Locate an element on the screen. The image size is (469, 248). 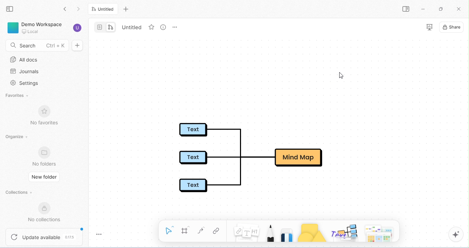
AI is located at coordinates (456, 234).